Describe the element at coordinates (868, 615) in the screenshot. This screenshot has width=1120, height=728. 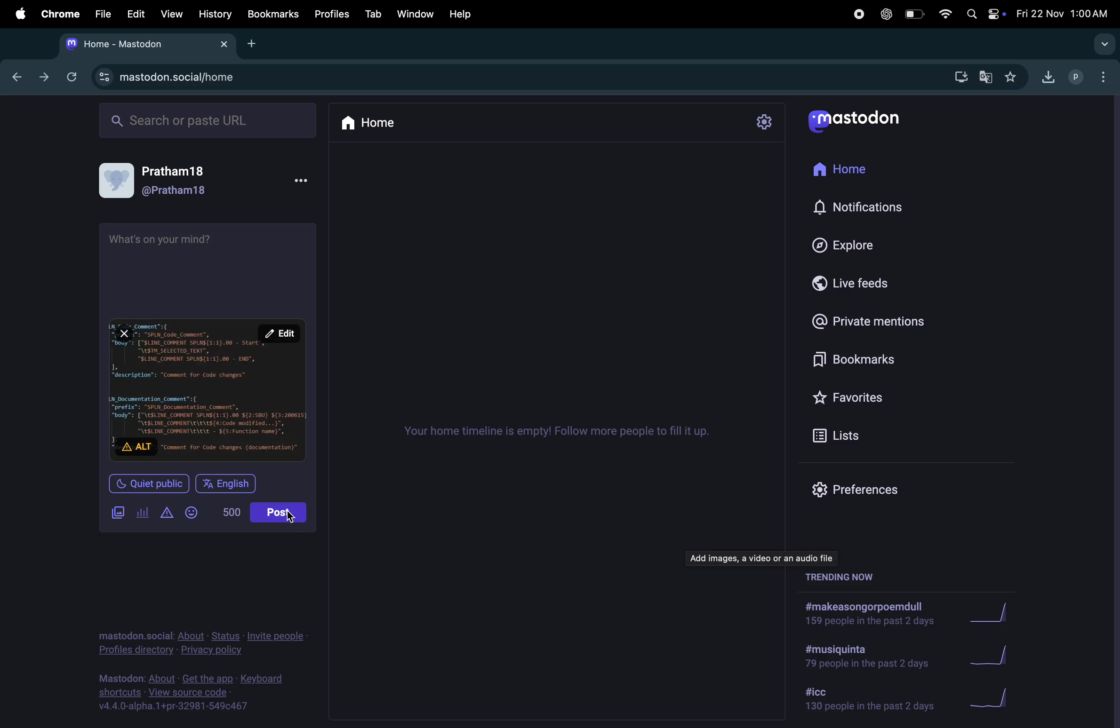
I see `hashtags` at that location.